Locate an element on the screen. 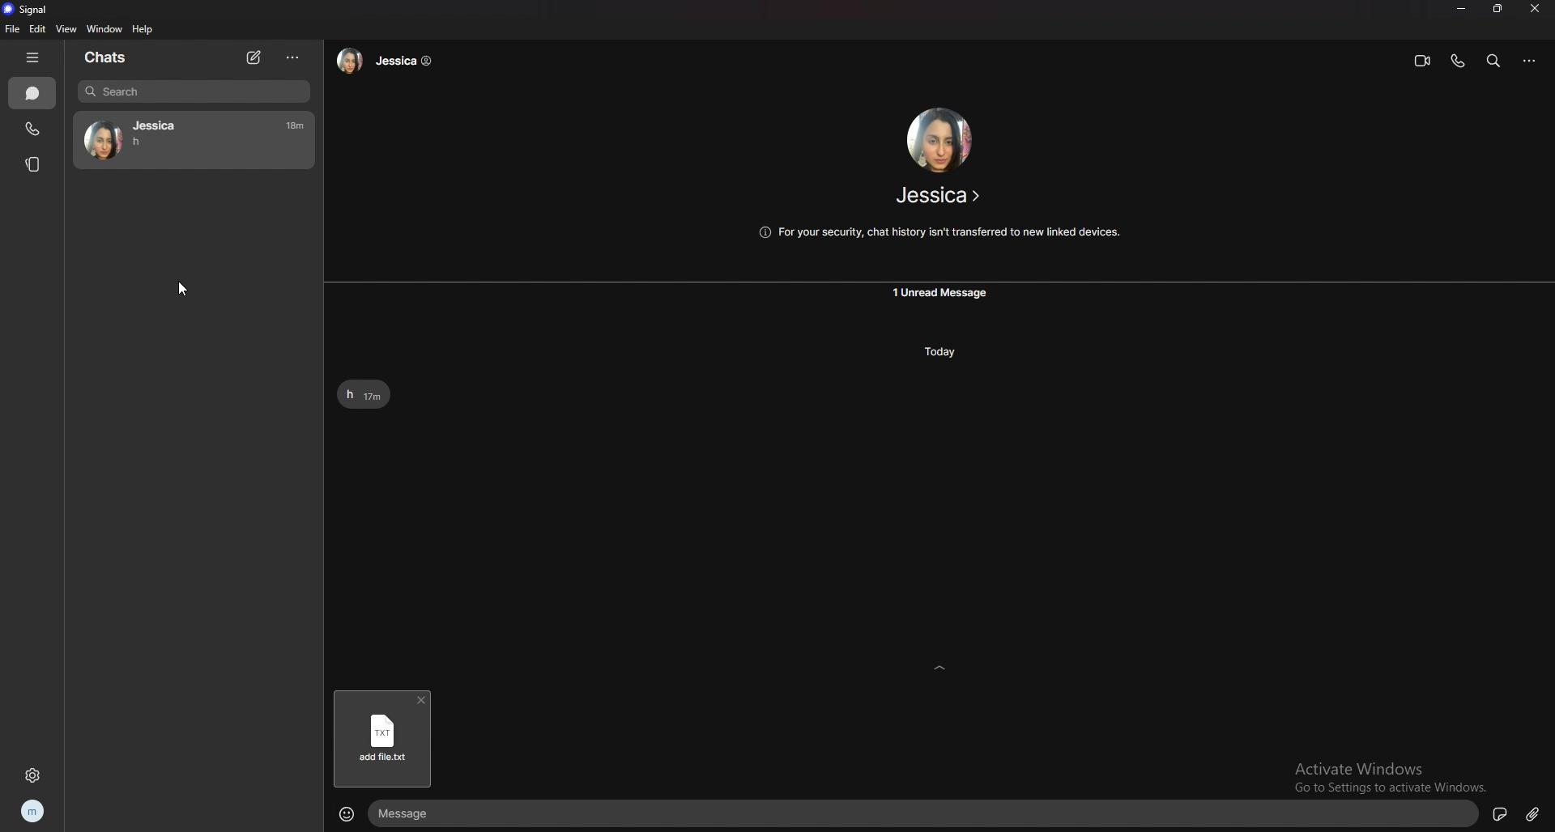 The image size is (1555, 832). For your security, chat history isn't transferred to new linked devices. is located at coordinates (938, 233).